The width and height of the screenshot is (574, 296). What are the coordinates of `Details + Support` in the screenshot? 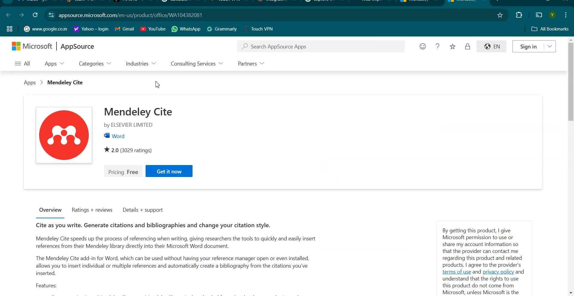 It's located at (144, 210).